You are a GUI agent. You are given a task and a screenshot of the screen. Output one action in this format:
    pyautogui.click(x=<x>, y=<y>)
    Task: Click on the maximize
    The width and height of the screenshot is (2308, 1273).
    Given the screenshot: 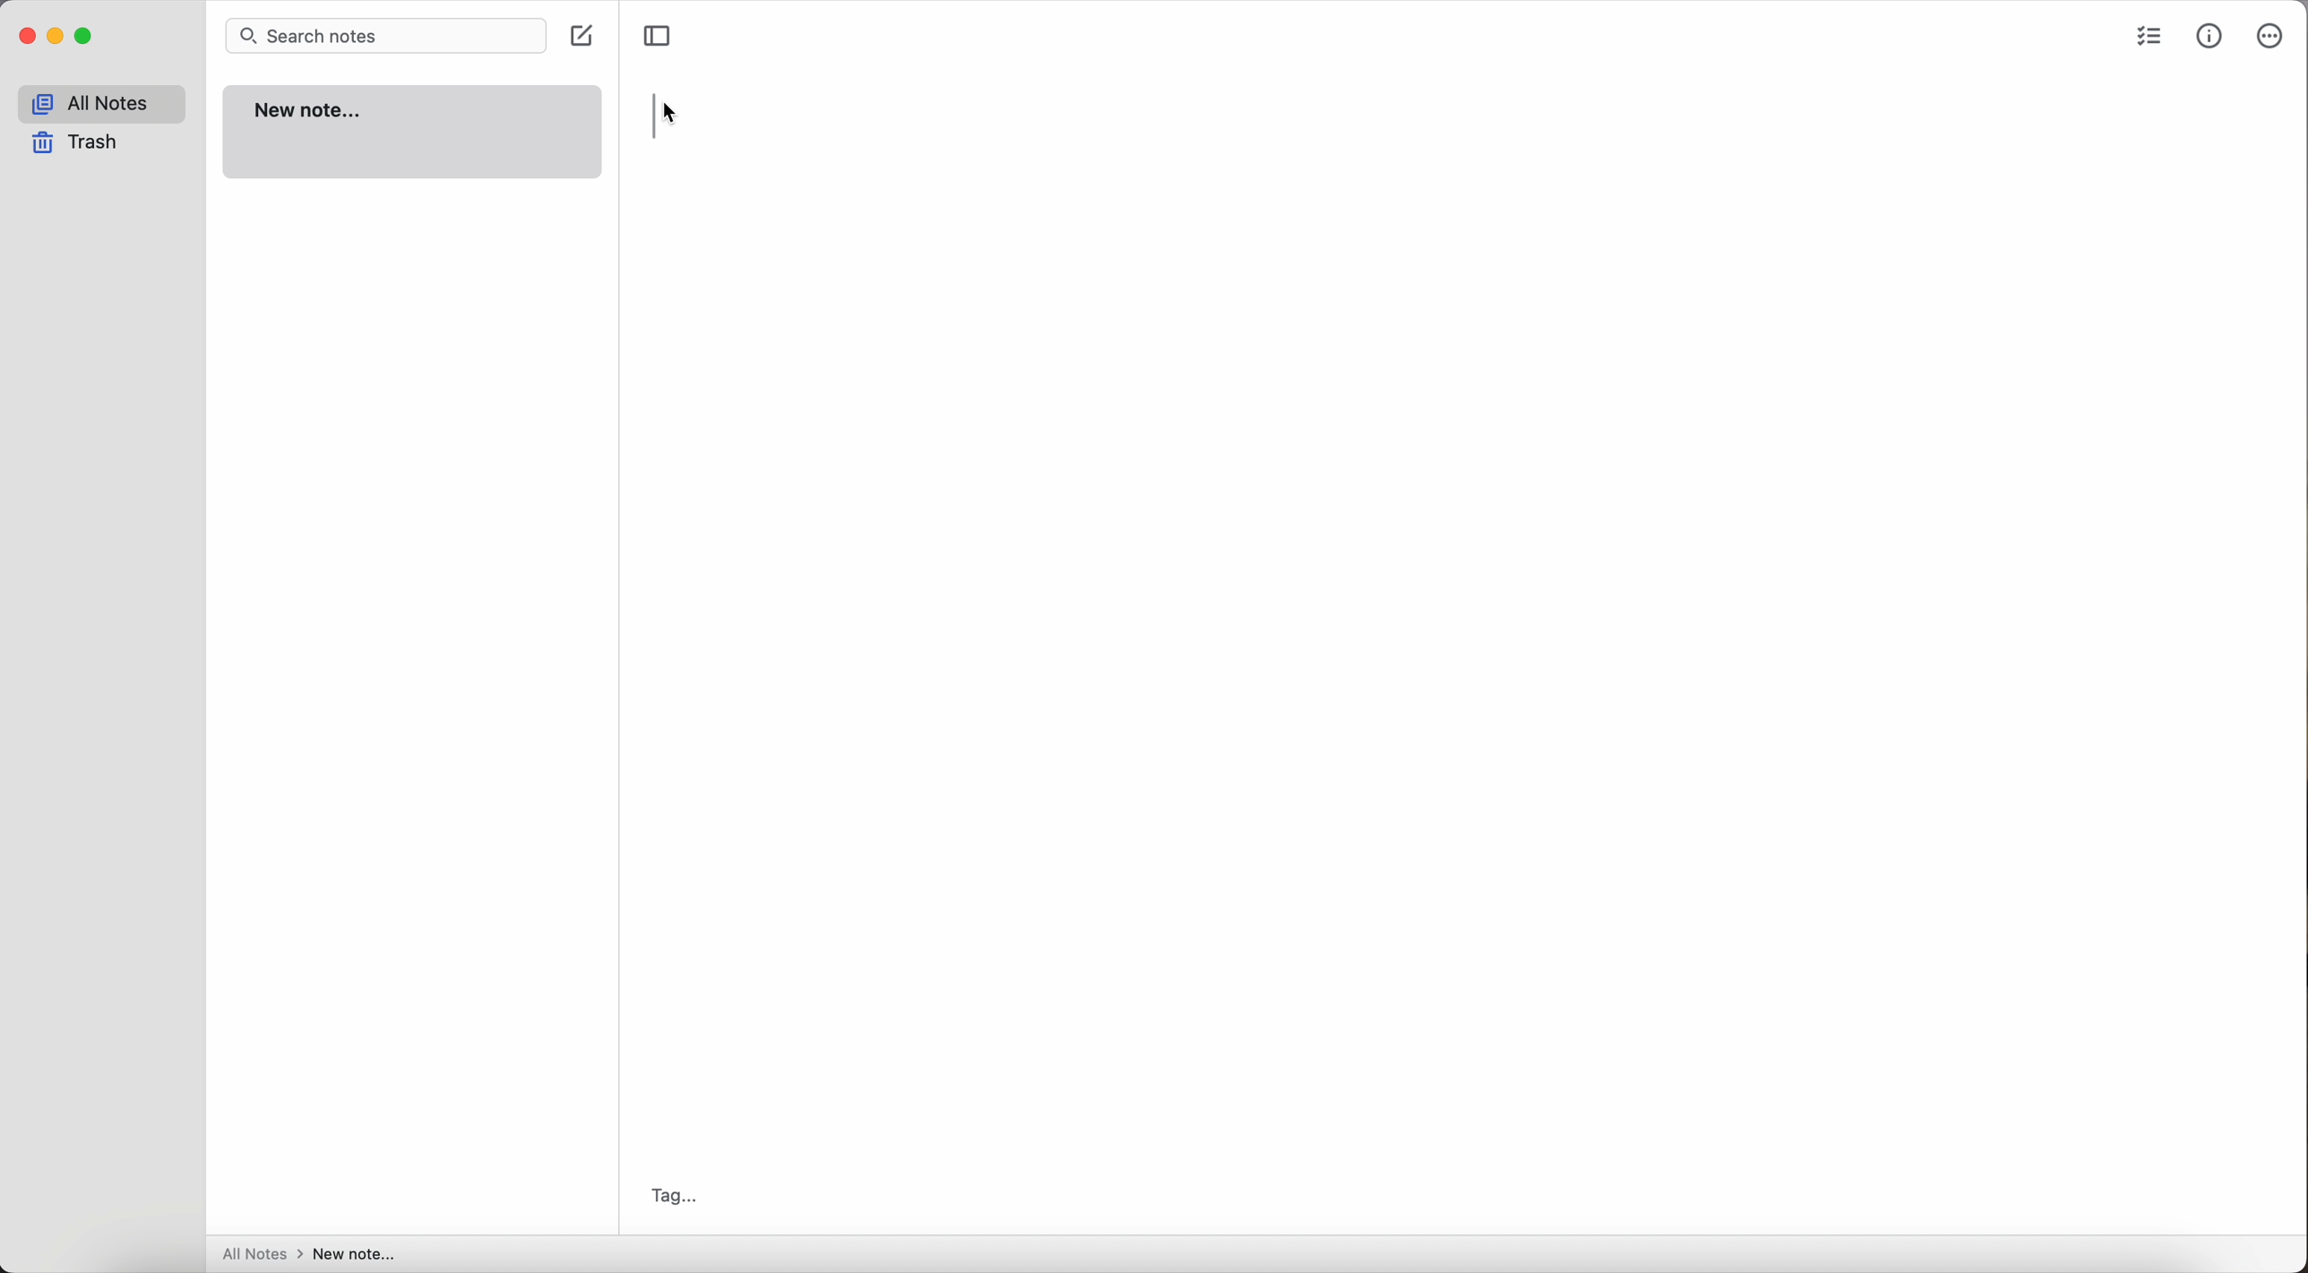 What is the action you would take?
    pyautogui.click(x=87, y=36)
    